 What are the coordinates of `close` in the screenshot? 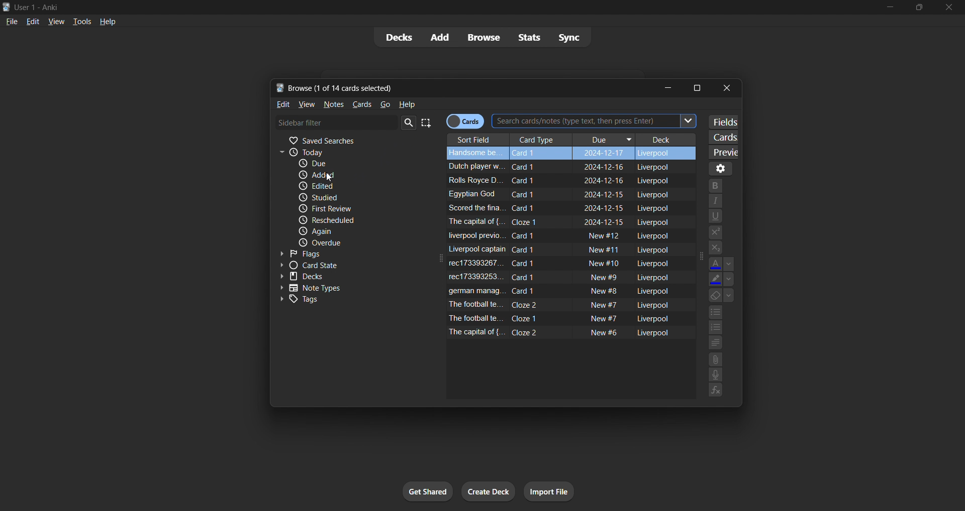 It's located at (726, 88).